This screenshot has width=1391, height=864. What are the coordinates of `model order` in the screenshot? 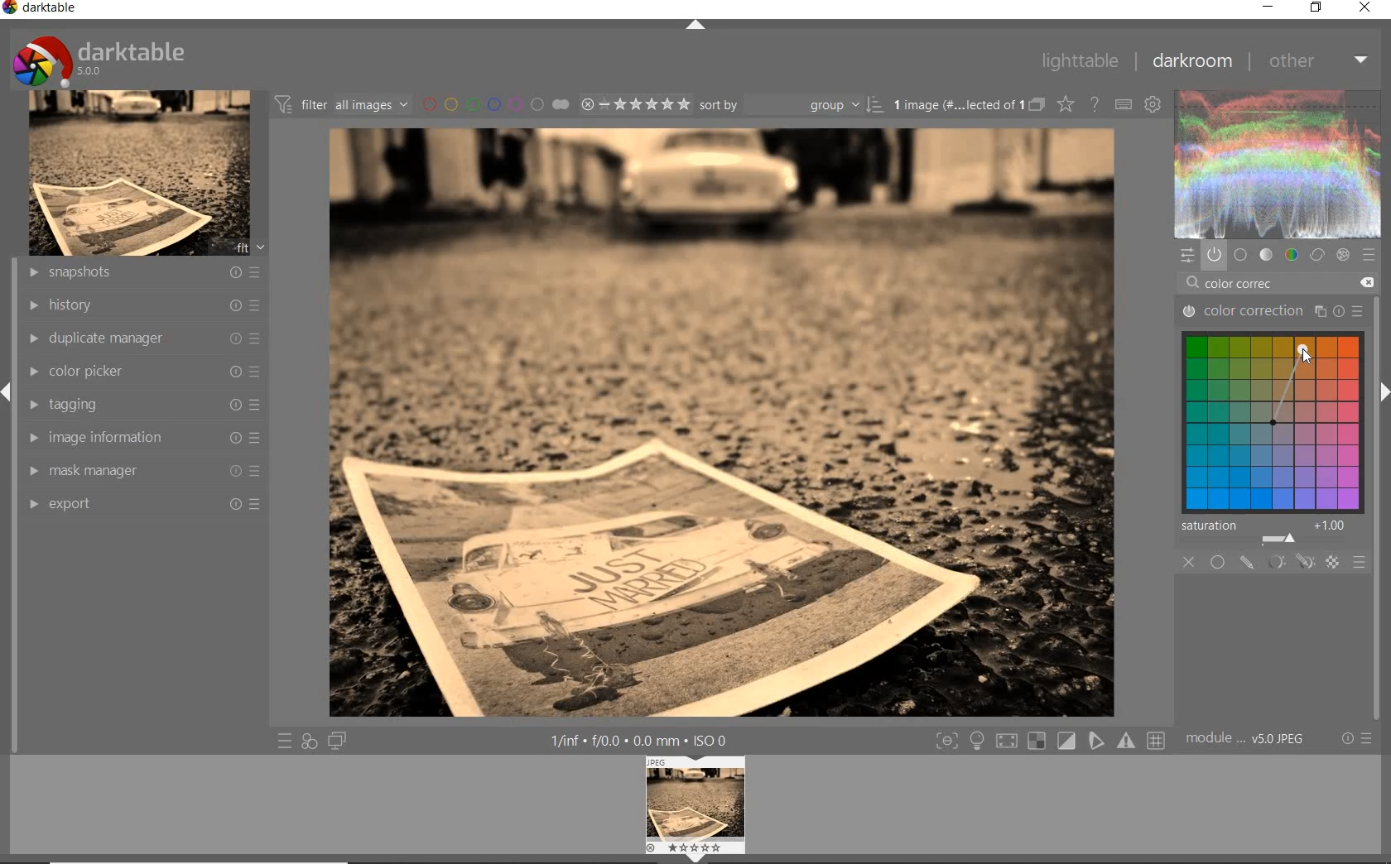 It's located at (1246, 740).